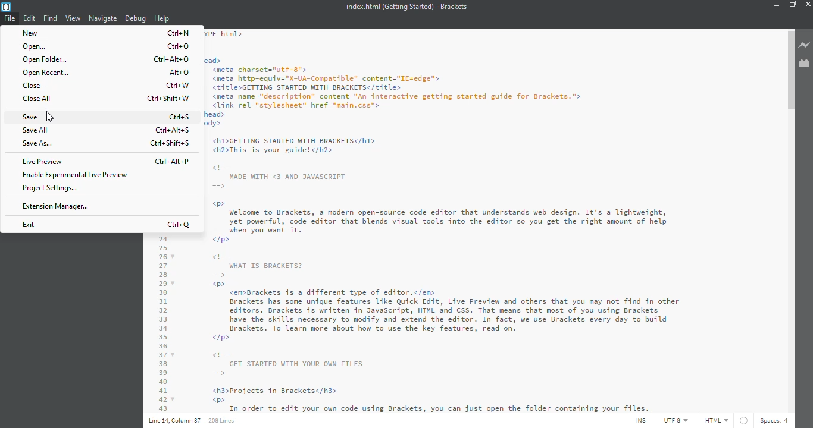 Image resolution: width=813 pixels, height=428 pixels. What do you see at coordinates (103, 18) in the screenshot?
I see `navigate` at bounding box center [103, 18].